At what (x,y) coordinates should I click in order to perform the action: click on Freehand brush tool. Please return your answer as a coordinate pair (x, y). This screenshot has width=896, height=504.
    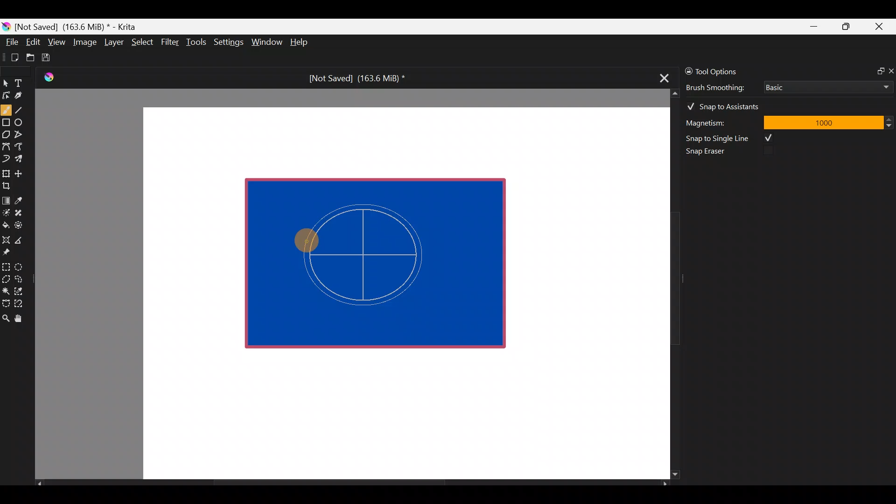
    Looking at the image, I should click on (6, 106).